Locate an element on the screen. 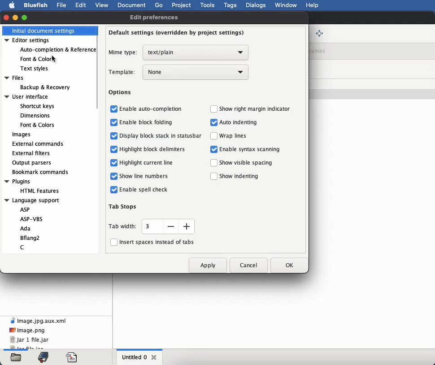 The image size is (435, 365). apply is located at coordinates (210, 266).